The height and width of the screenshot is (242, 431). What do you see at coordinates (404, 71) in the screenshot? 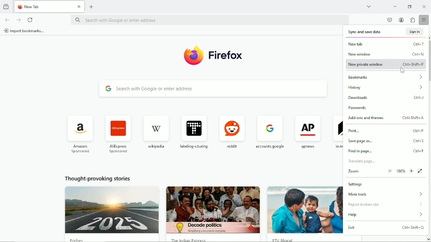
I see `cursor` at bounding box center [404, 71].